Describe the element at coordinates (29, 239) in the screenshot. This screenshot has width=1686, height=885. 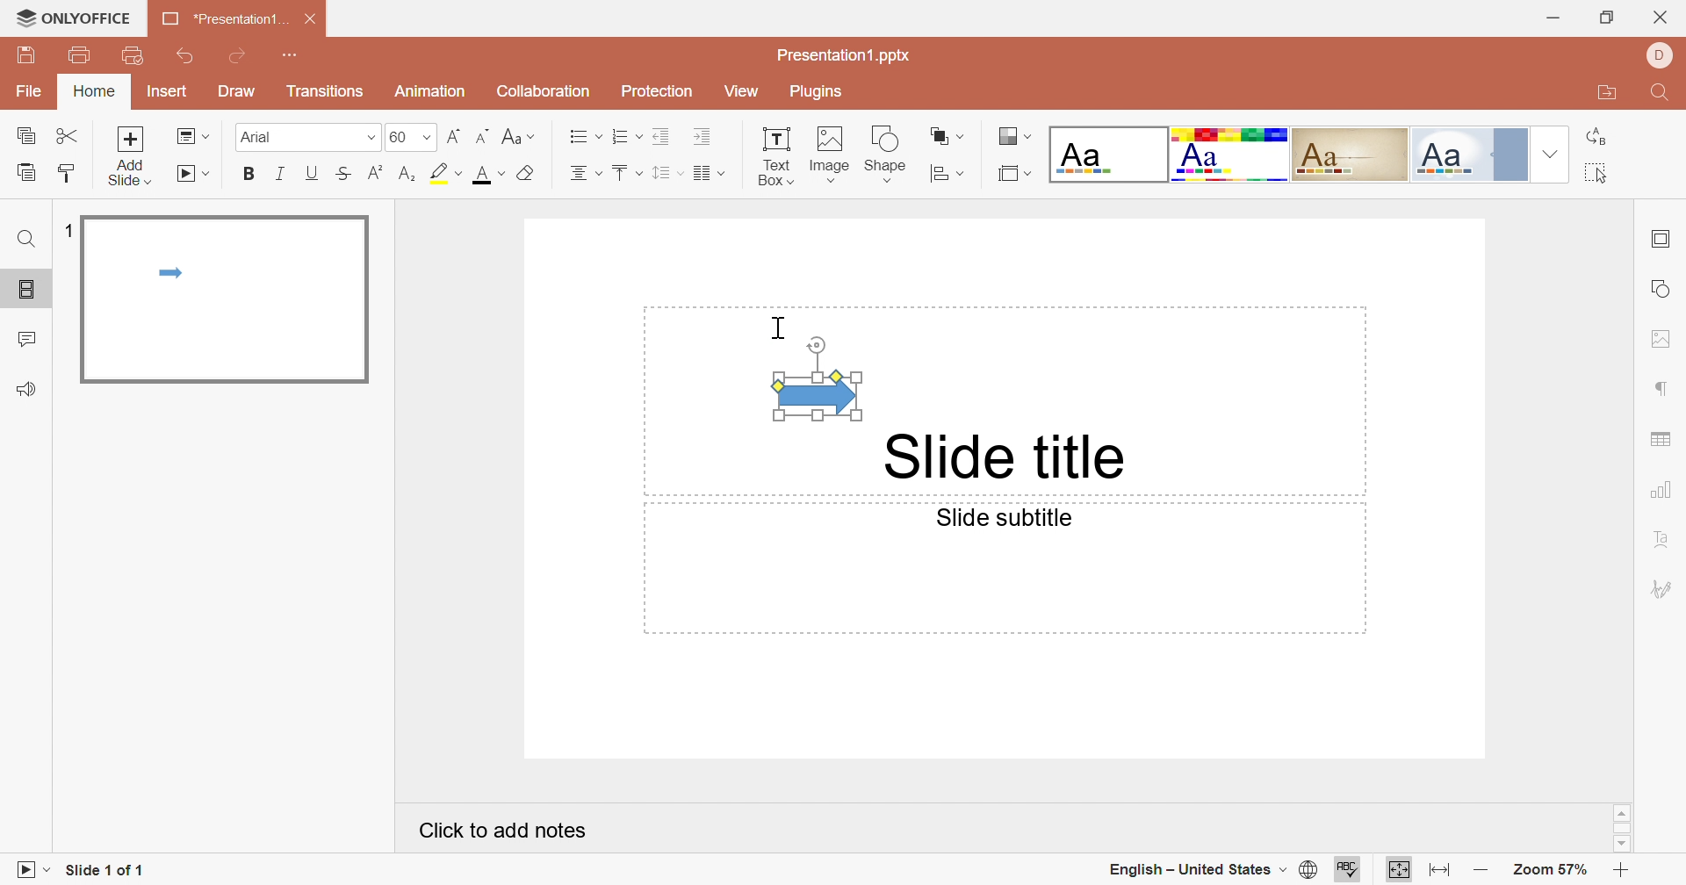
I see `Find` at that location.